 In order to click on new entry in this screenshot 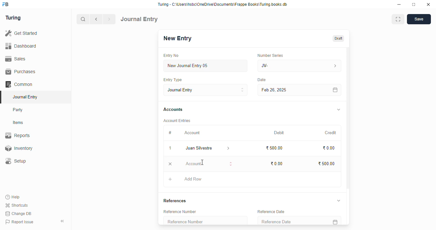, I will do `click(177, 38)`.